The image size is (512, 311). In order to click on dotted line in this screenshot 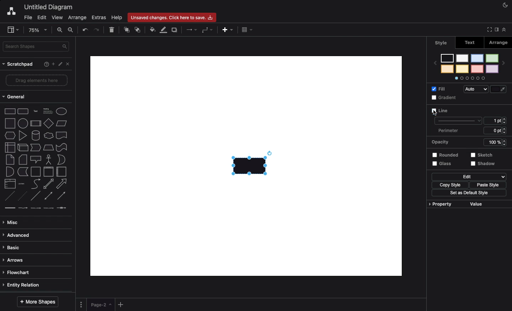, I will do `click(22, 196)`.